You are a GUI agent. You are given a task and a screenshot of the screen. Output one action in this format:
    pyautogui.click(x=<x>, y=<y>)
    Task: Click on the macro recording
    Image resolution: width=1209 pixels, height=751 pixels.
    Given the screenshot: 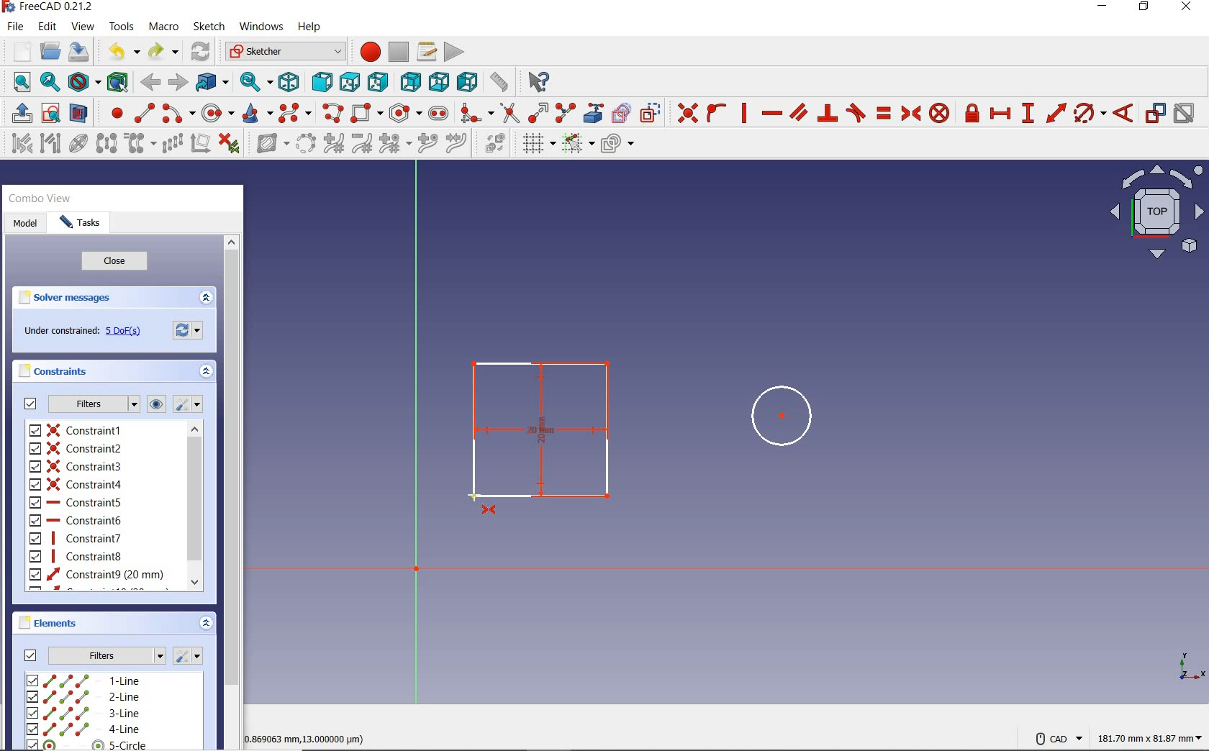 What is the action you would take?
    pyautogui.click(x=368, y=50)
    